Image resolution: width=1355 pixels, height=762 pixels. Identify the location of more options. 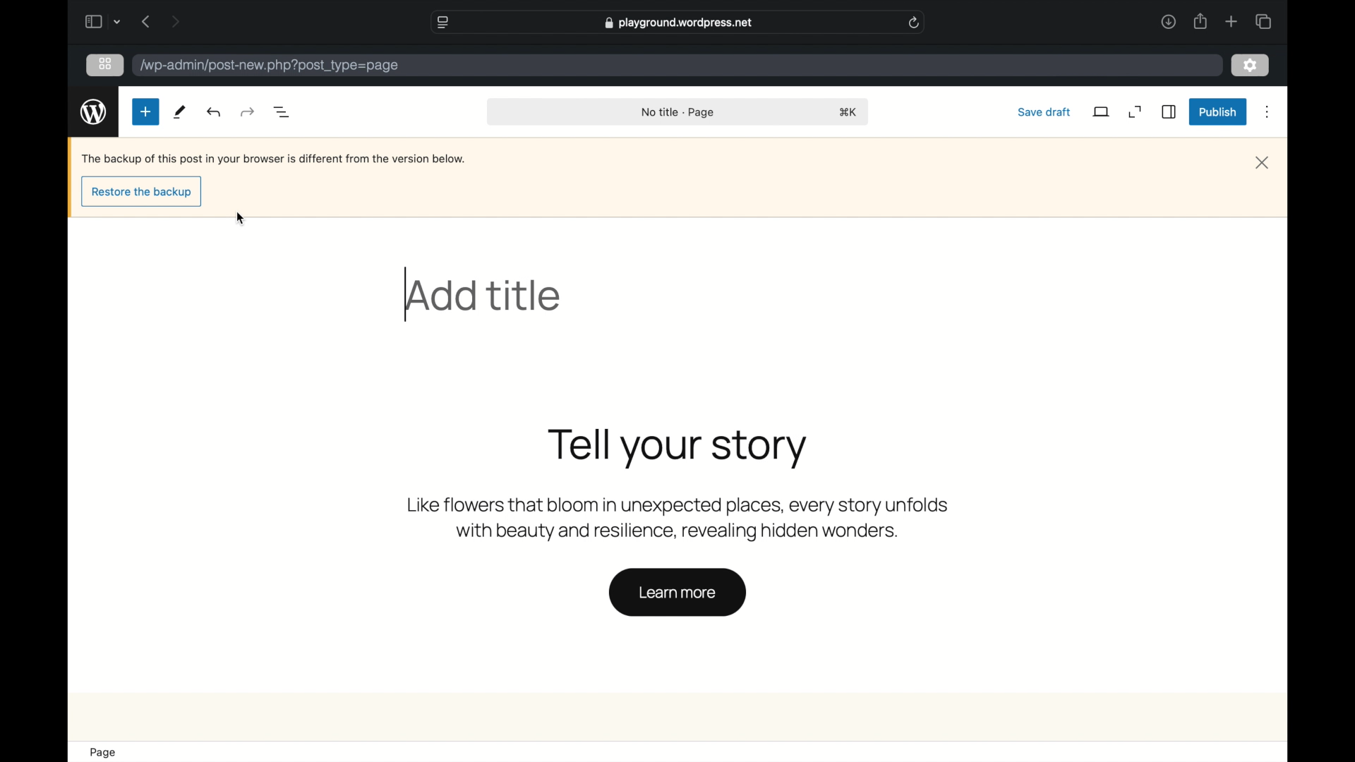
(1267, 113).